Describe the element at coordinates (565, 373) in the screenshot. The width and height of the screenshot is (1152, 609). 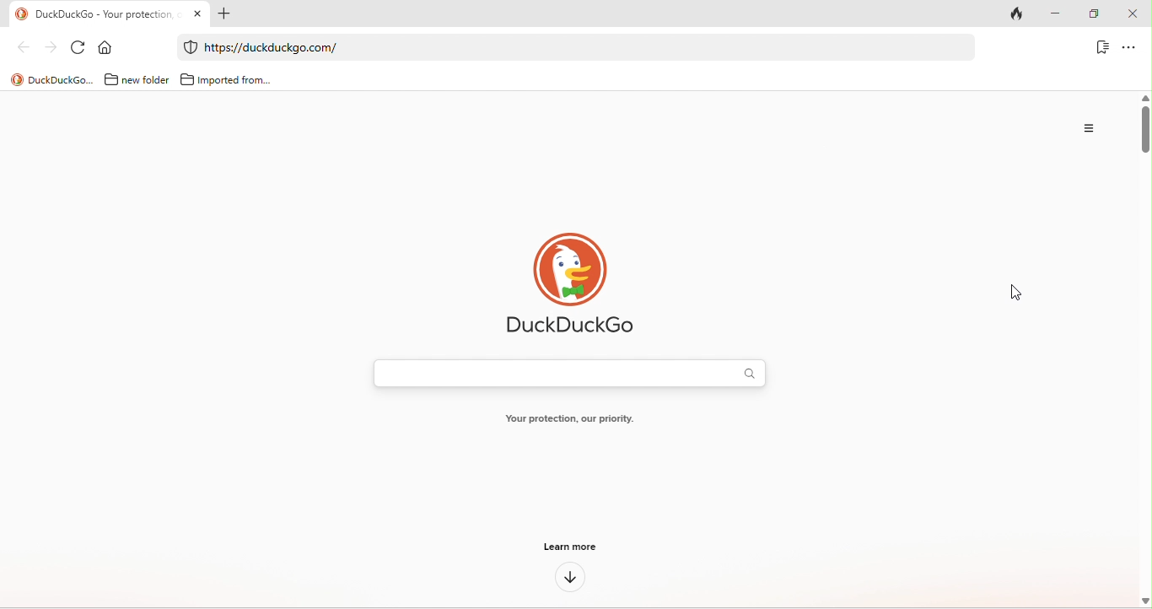
I see `search bar` at that location.